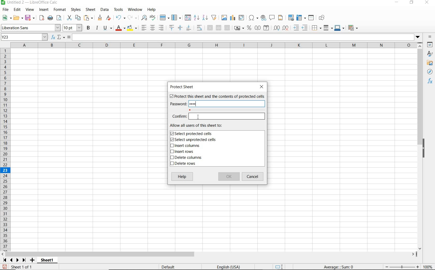 Image resolution: width=435 pixels, height=270 pixels. What do you see at coordinates (302, 17) in the screenshot?
I see `FREEZE ROWS AND COLUMNS` at bounding box center [302, 17].